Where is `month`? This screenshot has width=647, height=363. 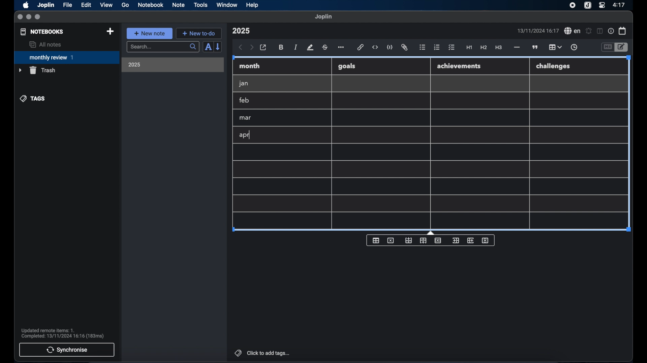
month is located at coordinates (250, 66).